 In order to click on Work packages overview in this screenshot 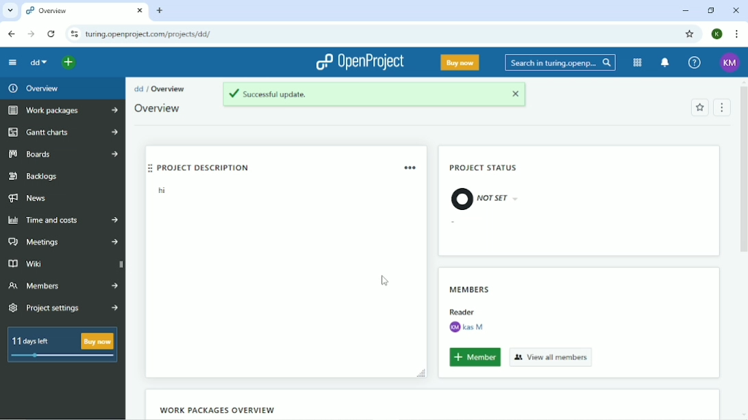, I will do `click(214, 410)`.